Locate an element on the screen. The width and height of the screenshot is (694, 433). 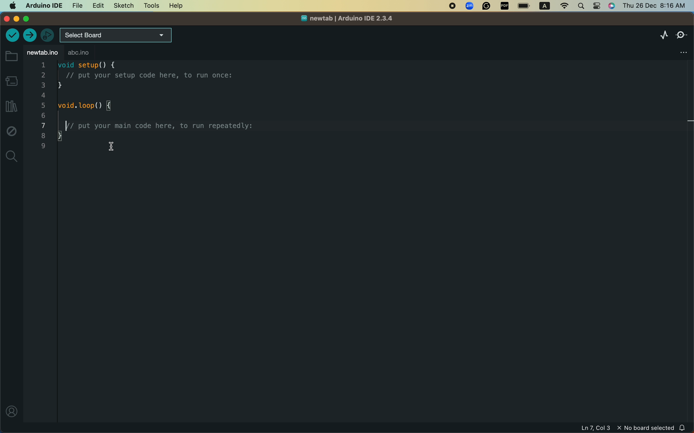
search is located at coordinates (581, 5).